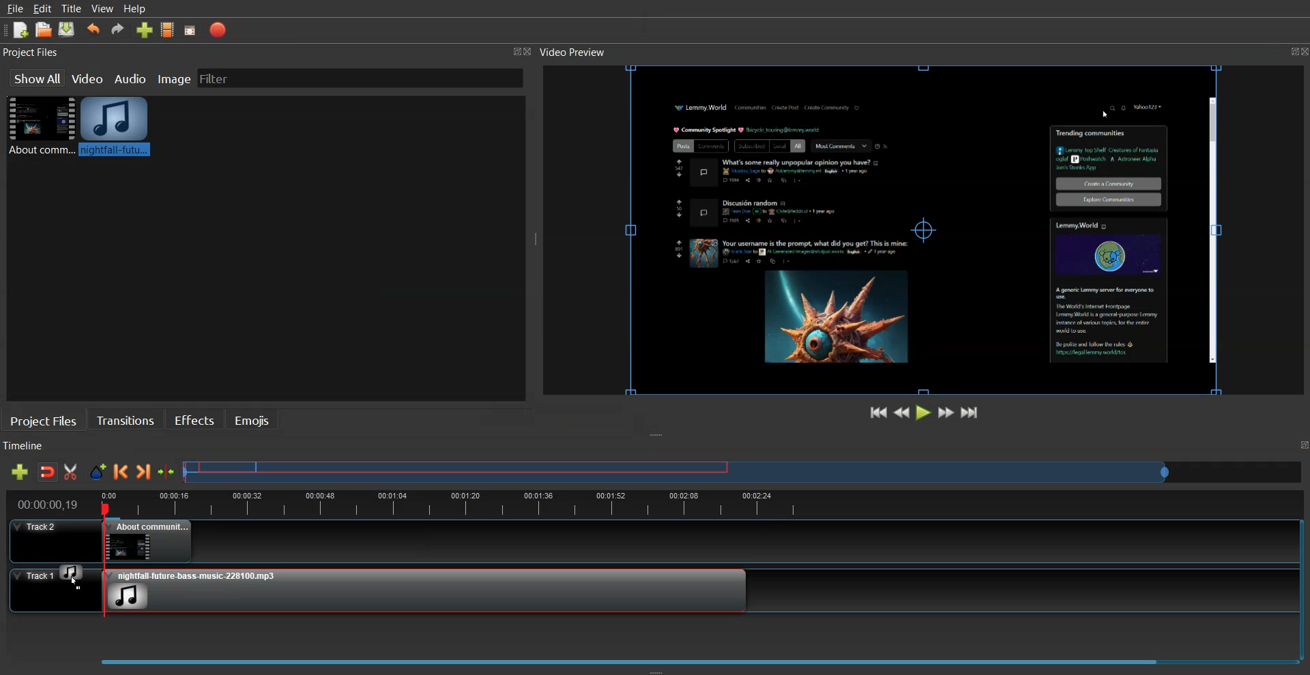  I want to click on Previous Marker, so click(121, 471).